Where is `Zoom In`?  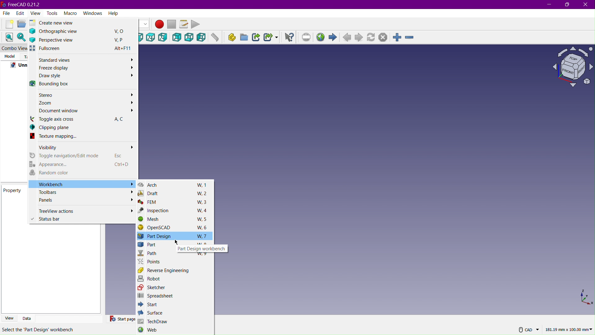
Zoom In is located at coordinates (397, 37).